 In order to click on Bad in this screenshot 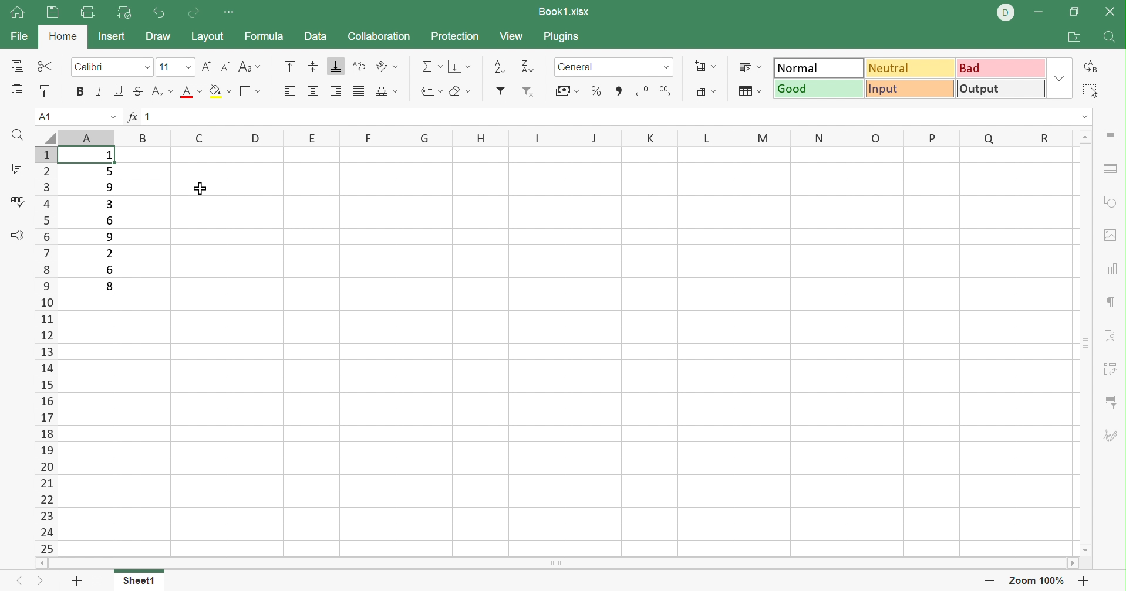, I will do `click(999, 67)`.